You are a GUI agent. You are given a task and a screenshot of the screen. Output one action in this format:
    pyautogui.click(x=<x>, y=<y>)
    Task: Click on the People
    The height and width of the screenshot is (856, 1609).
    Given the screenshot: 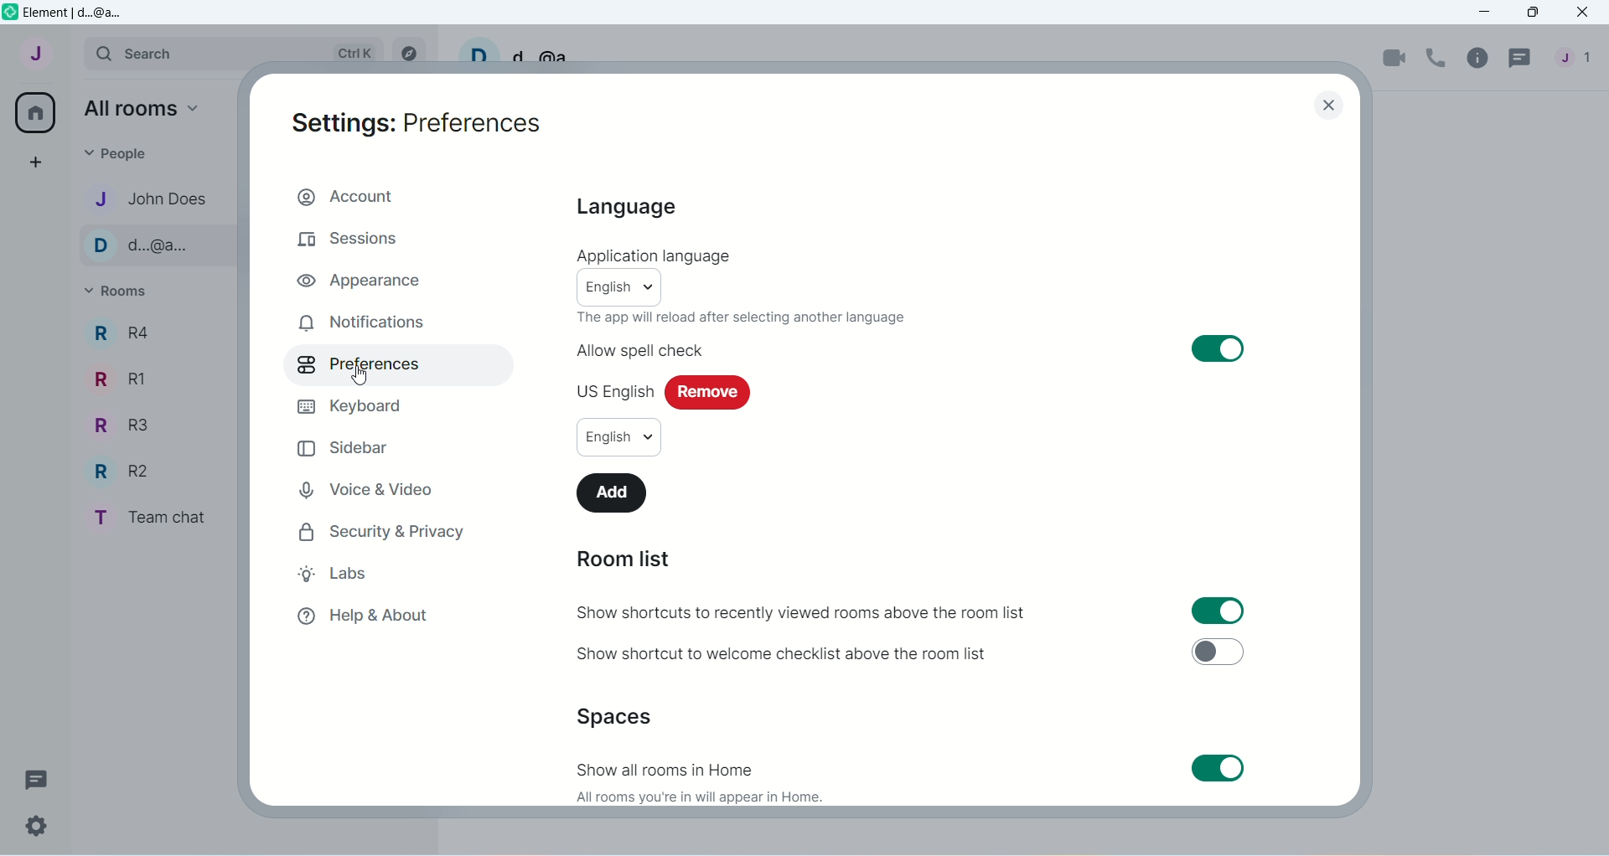 What is the action you would take?
    pyautogui.click(x=1578, y=58)
    